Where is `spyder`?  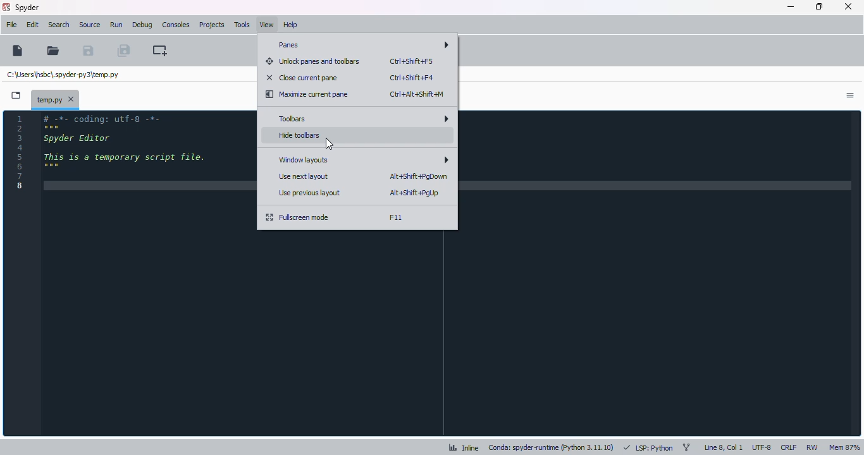
spyder is located at coordinates (27, 8).